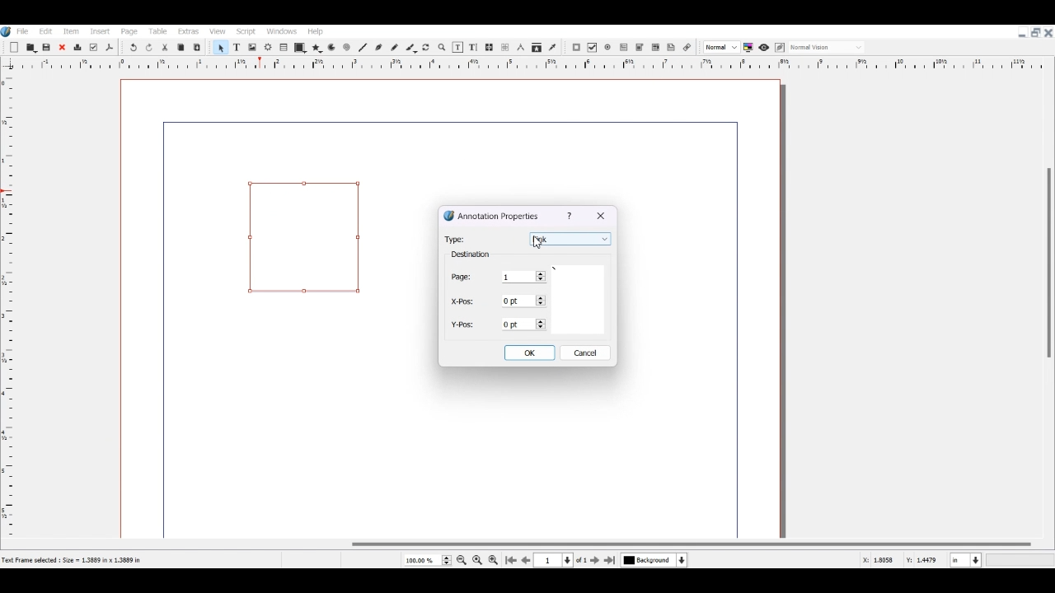  What do you see at coordinates (69, 31) in the screenshot?
I see `Item` at bounding box center [69, 31].